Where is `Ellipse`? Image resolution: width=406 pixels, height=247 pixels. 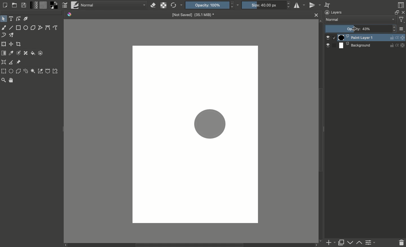
Ellipse is located at coordinates (26, 28).